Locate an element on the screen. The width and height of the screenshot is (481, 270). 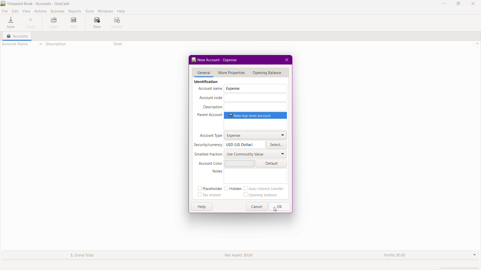
Close is located at coordinates (473, 4).